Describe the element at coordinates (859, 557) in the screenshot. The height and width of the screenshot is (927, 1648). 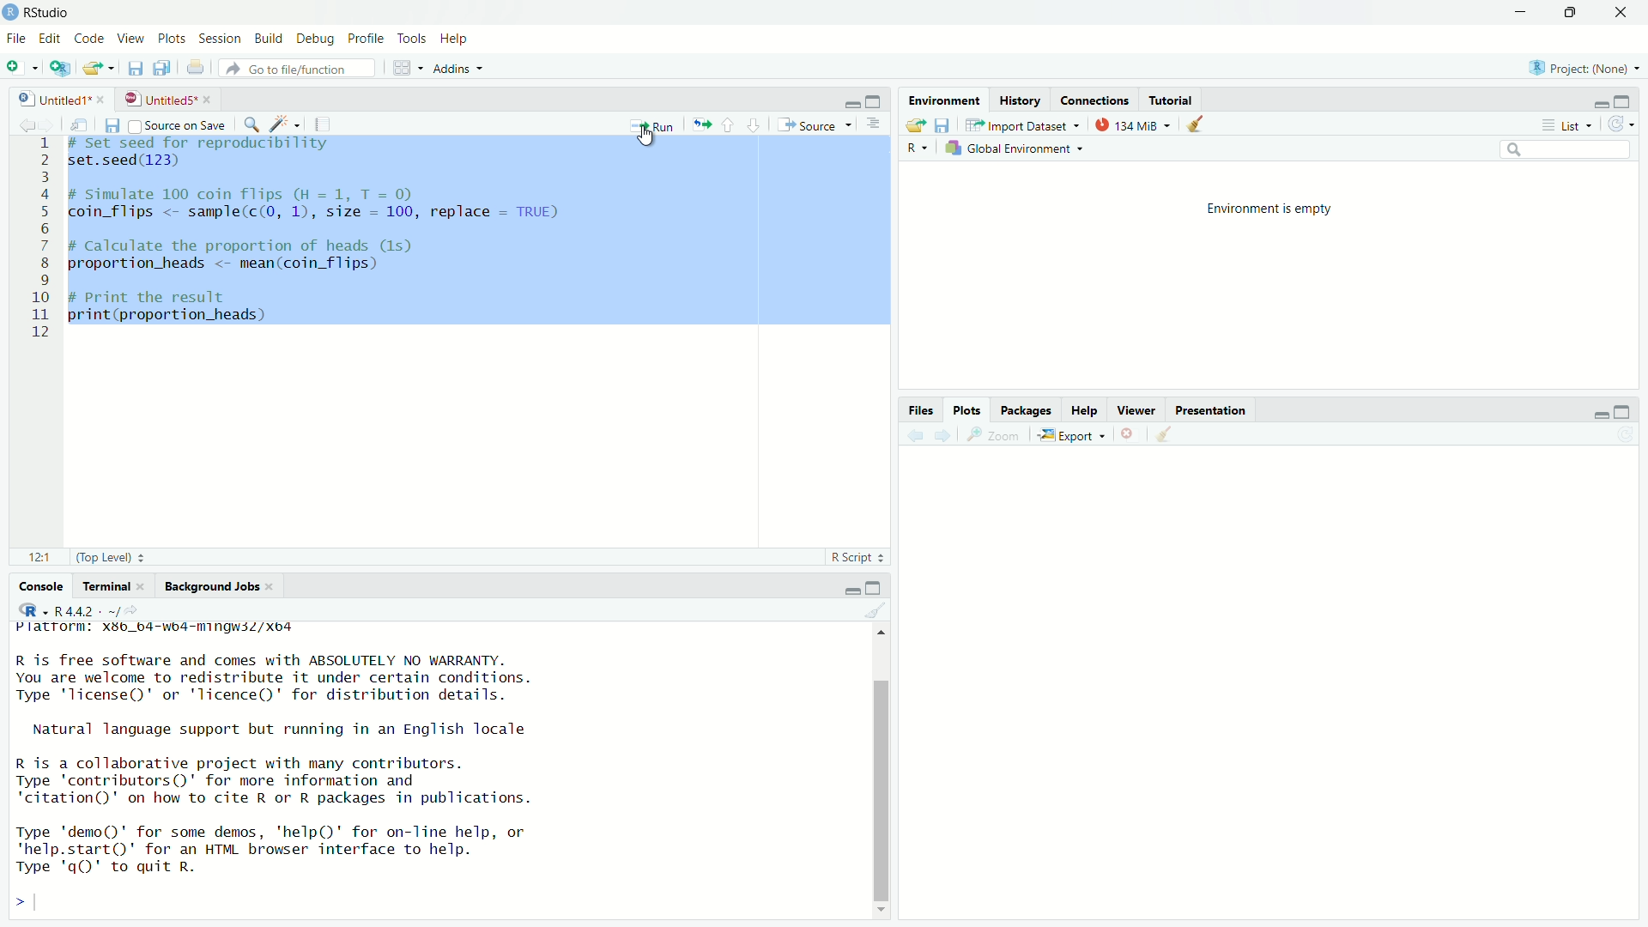
I see `R Script` at that location.